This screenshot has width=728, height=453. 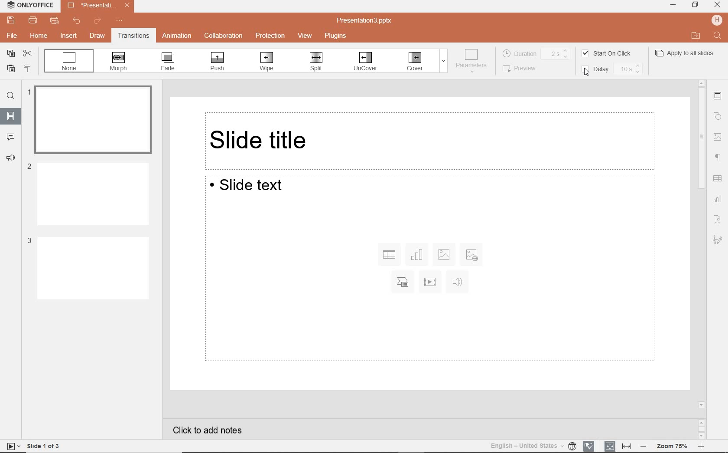 What do you see at coordinates (718, 178) in the screenshot?
I see `table settings` at bounding box center [718, 178].